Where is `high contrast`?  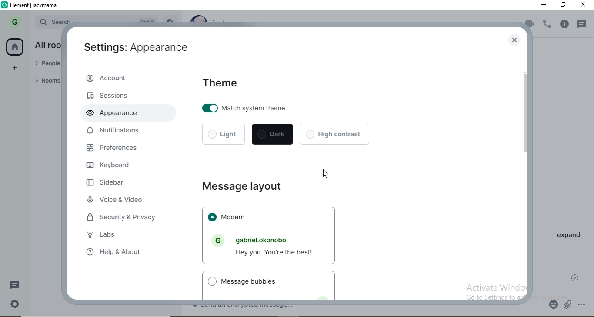 high contrast is located at coordinates (334, 134).